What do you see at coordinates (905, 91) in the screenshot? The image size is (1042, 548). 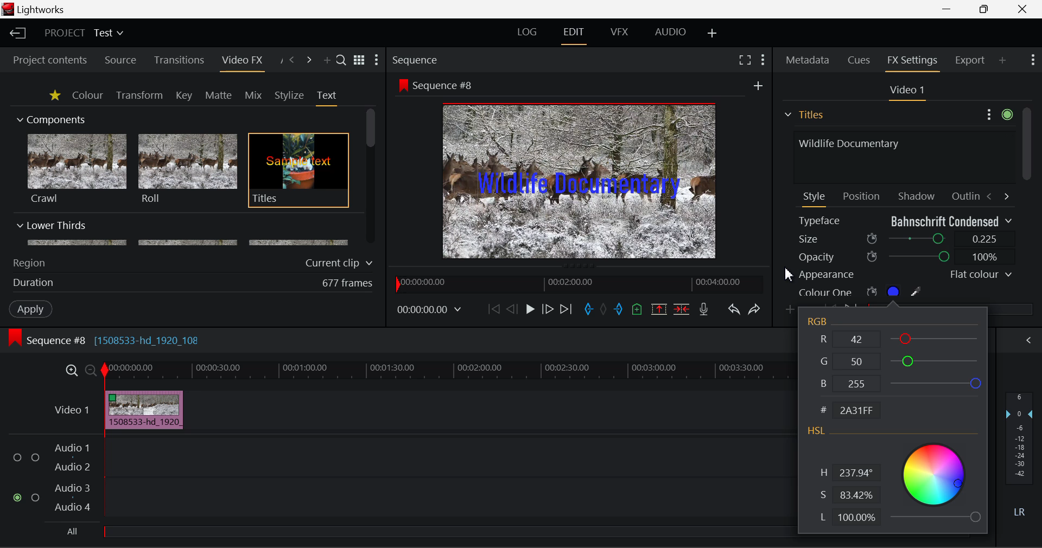 I see `Video 1` at bounding box center [905, 91].